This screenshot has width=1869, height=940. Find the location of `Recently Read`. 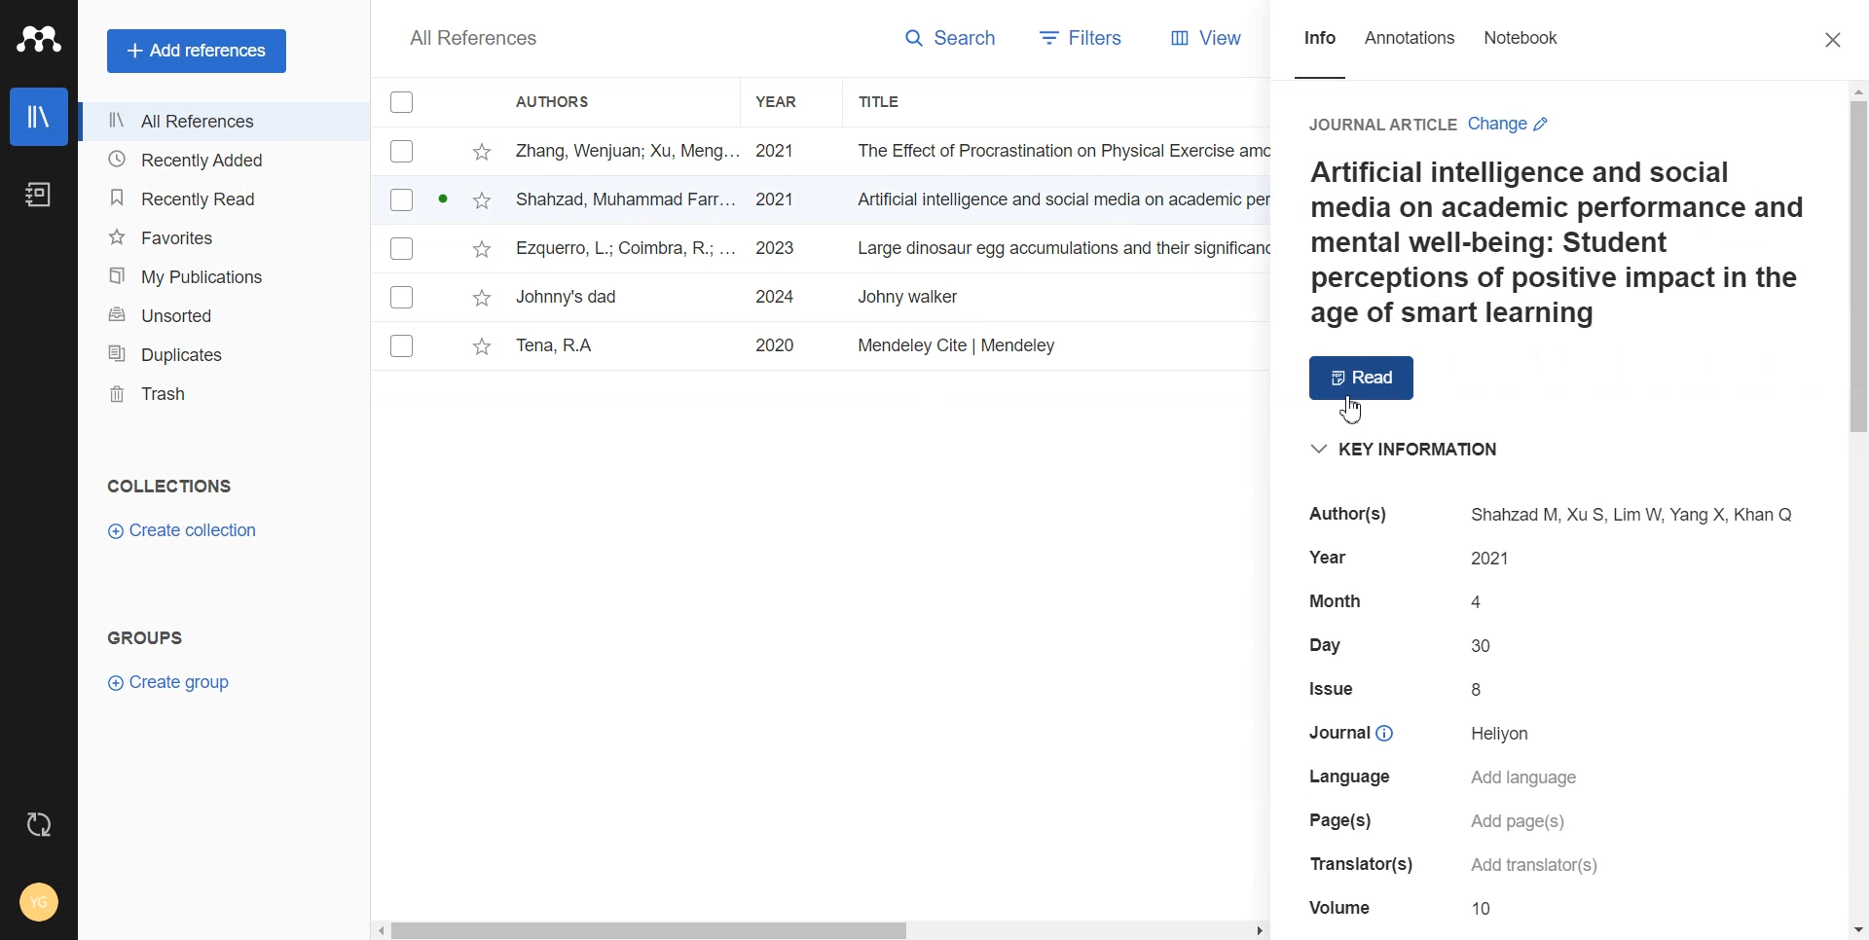

Recently Read is located at coordinates (219, 199).